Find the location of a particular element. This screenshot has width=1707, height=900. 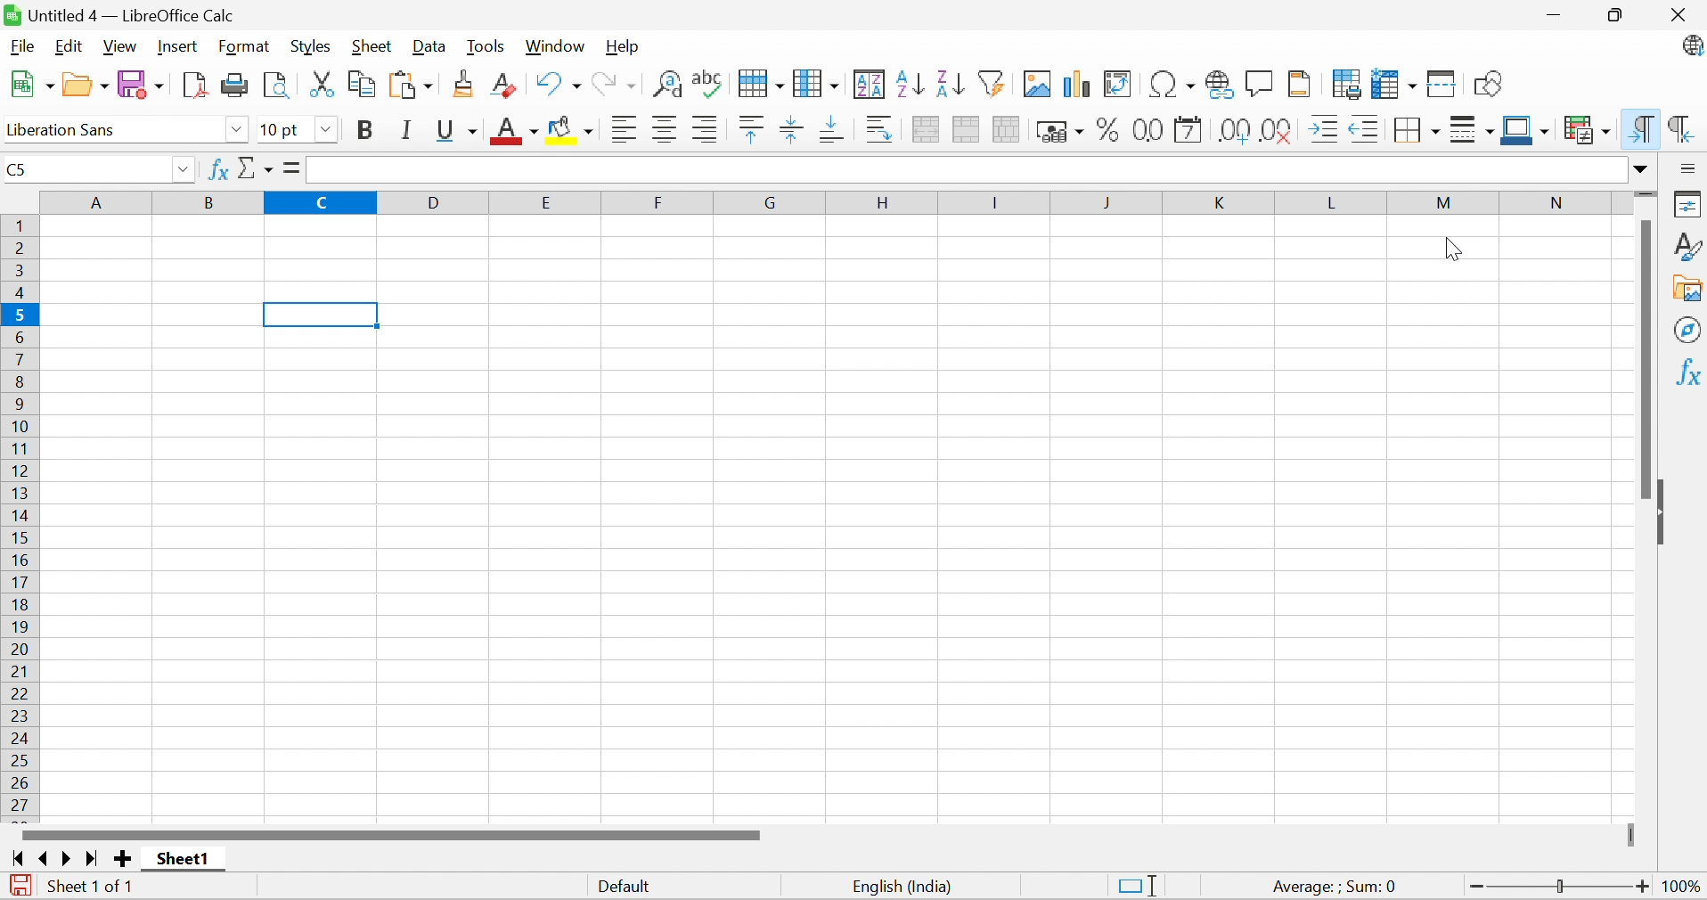

Font color is located at coordinates (517, 133).